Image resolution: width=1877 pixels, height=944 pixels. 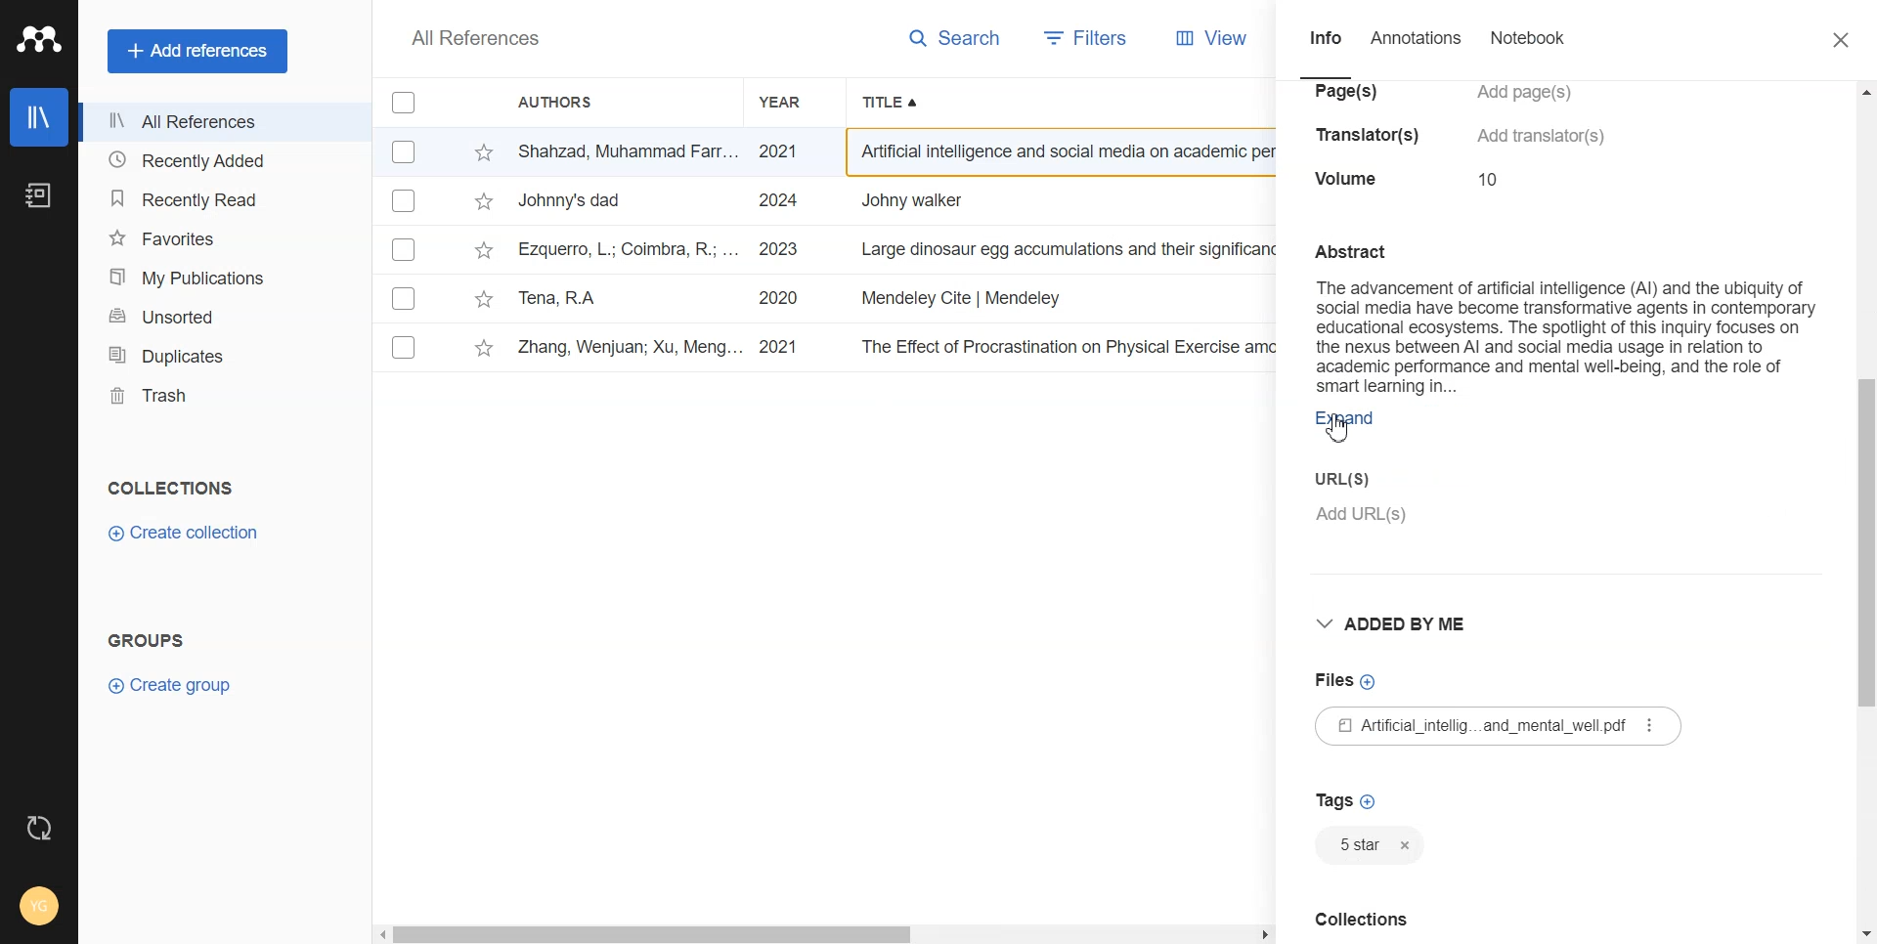 I want to click on All References, so click(x=208, y=121).